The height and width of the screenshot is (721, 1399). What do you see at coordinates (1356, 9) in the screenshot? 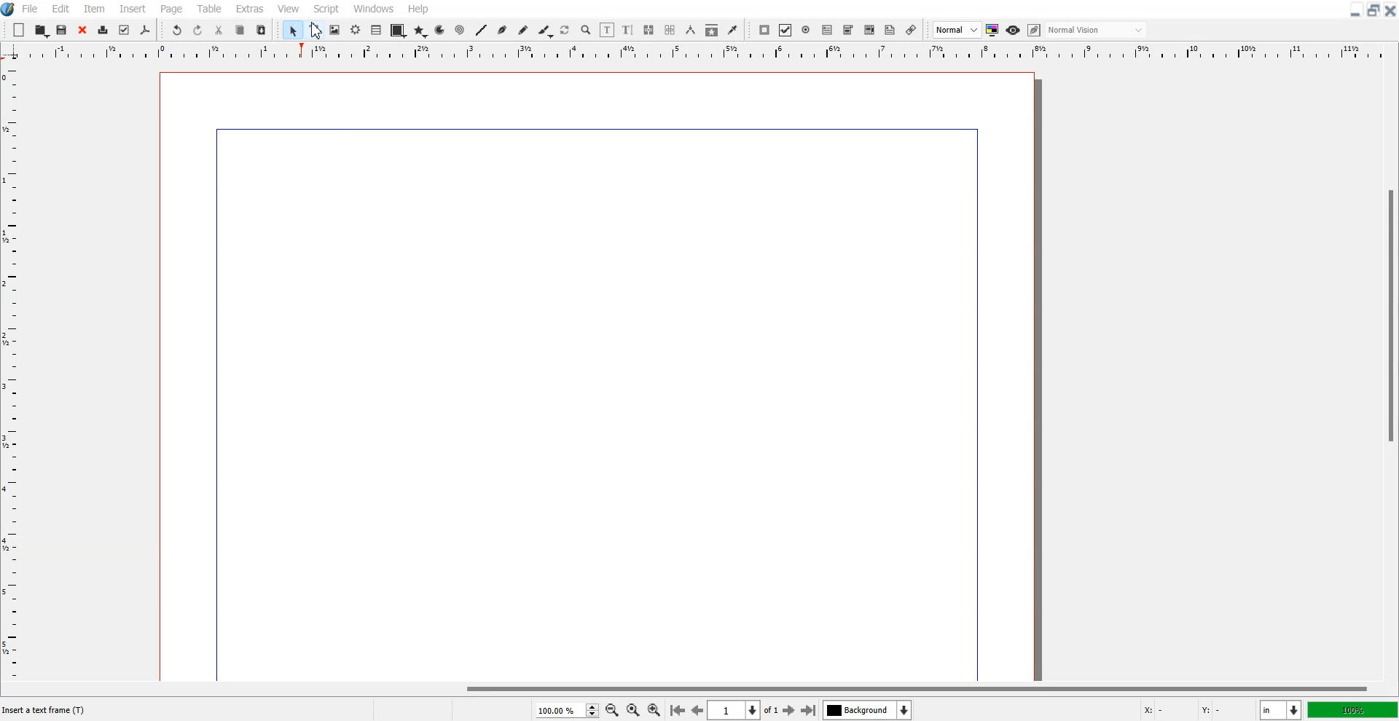
I see `Minimize` at bounding box center [1356, 9].